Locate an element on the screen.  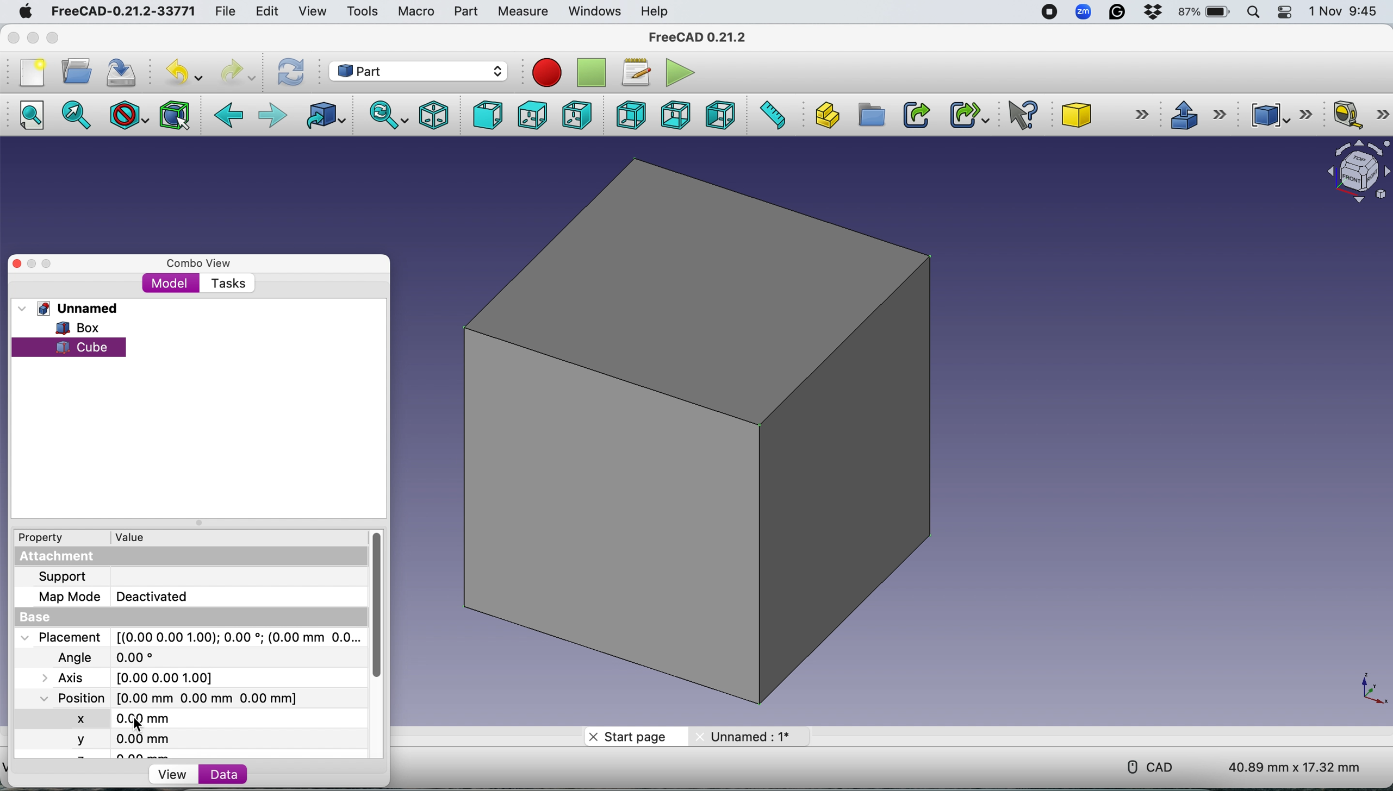
Base is located at coordinates (45, 617).